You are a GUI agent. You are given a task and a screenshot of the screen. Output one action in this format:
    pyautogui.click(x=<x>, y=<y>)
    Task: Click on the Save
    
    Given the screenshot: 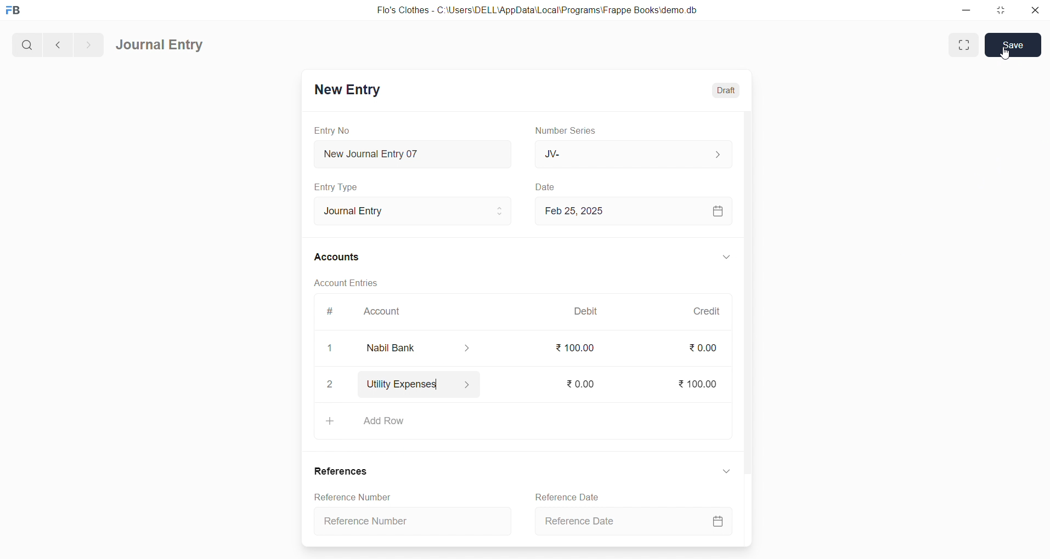 What is the action you would take?
    pyautogui.click(x=1013, y=44)
    